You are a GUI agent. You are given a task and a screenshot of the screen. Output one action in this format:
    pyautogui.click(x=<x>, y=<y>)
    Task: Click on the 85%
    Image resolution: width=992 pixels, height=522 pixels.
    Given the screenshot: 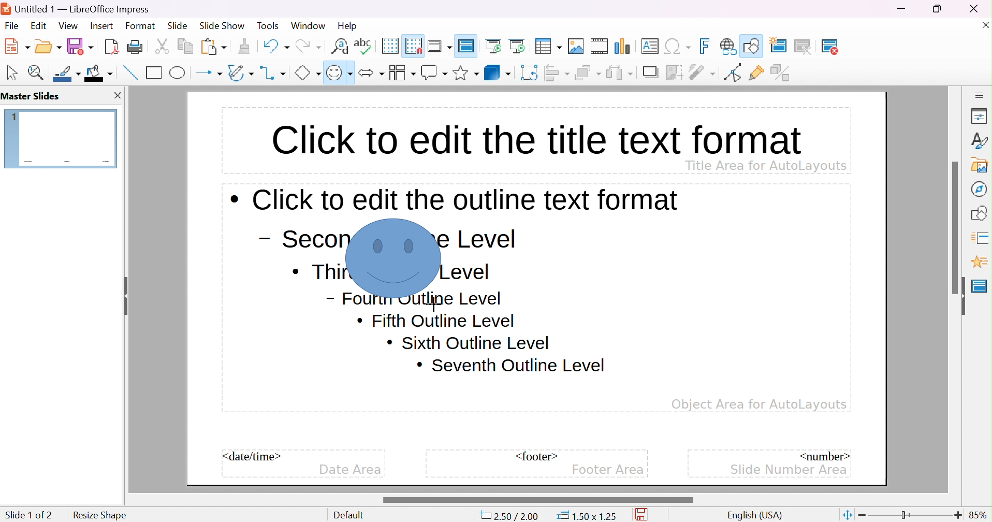 What is the action you would take?
    pyautogui.click(x=979, y=515)
    